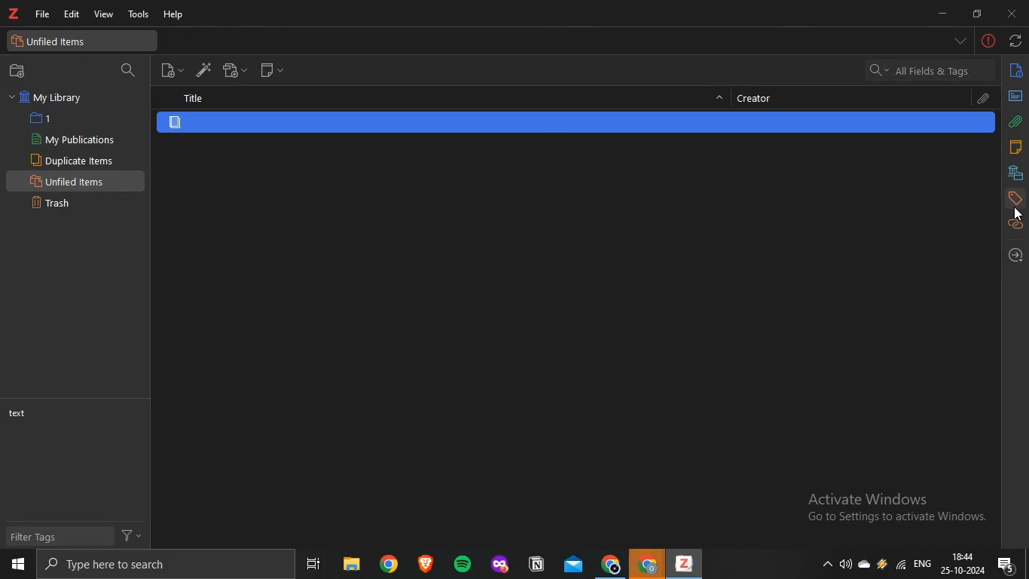 This screenshot has height=579, width=1029. What do you see at coordinates (1015, 216) in the screenshot?
I see `cursor` at bounding box center [1015, 216].